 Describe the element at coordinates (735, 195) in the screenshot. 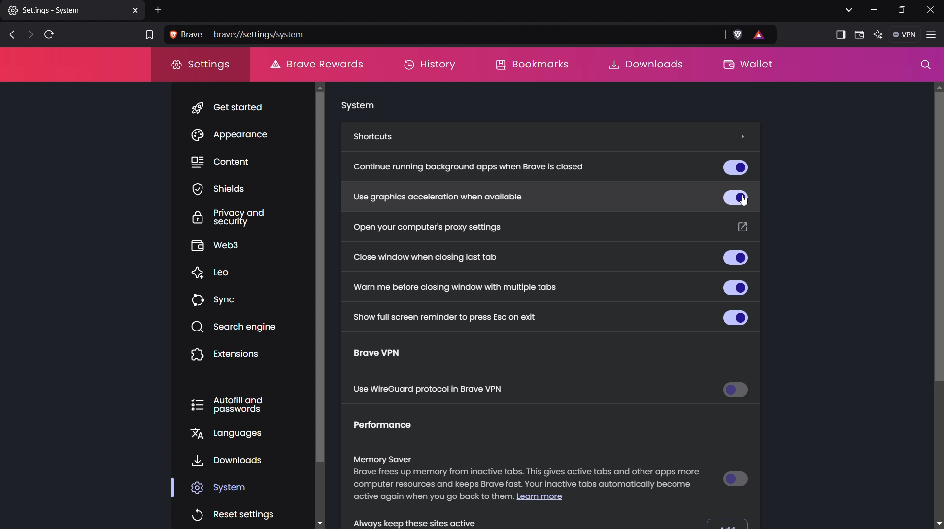

I see `Button (On)` at that location.